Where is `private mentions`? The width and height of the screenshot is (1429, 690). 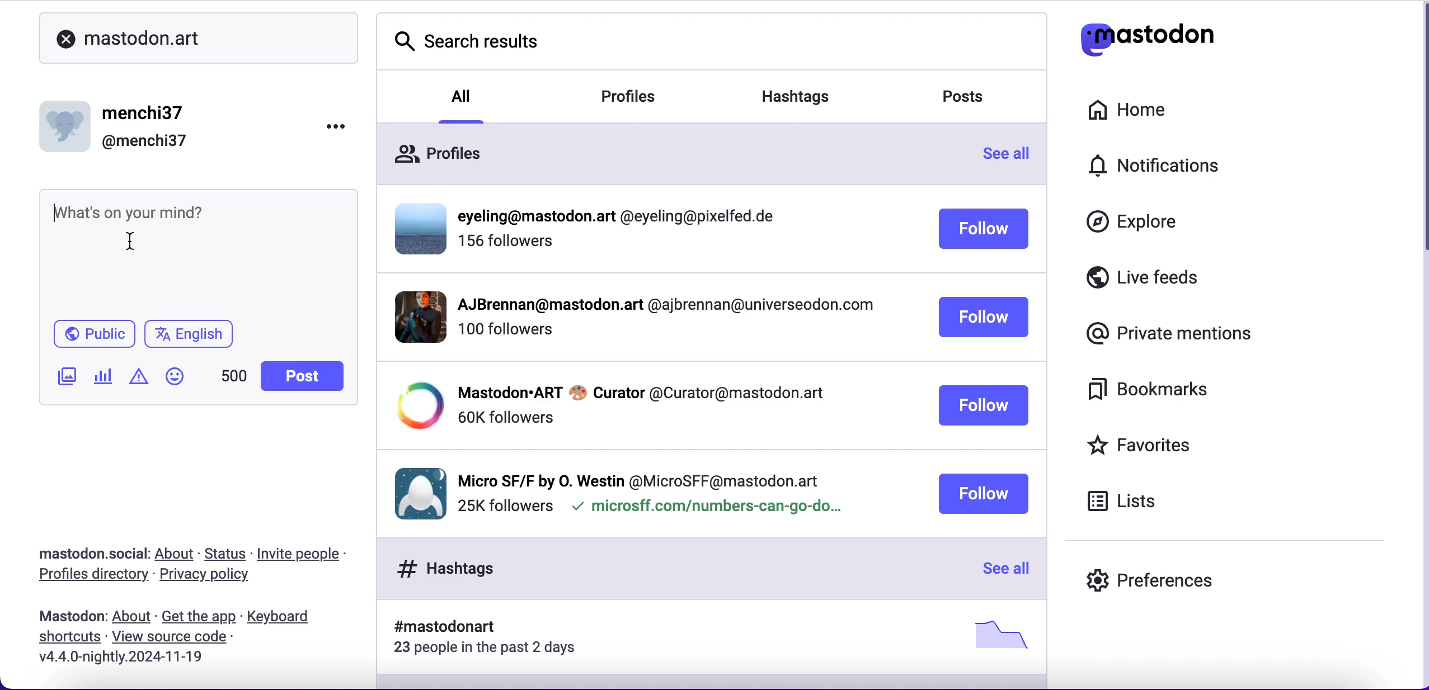
private mentions is located at coordinates (1165, 334).